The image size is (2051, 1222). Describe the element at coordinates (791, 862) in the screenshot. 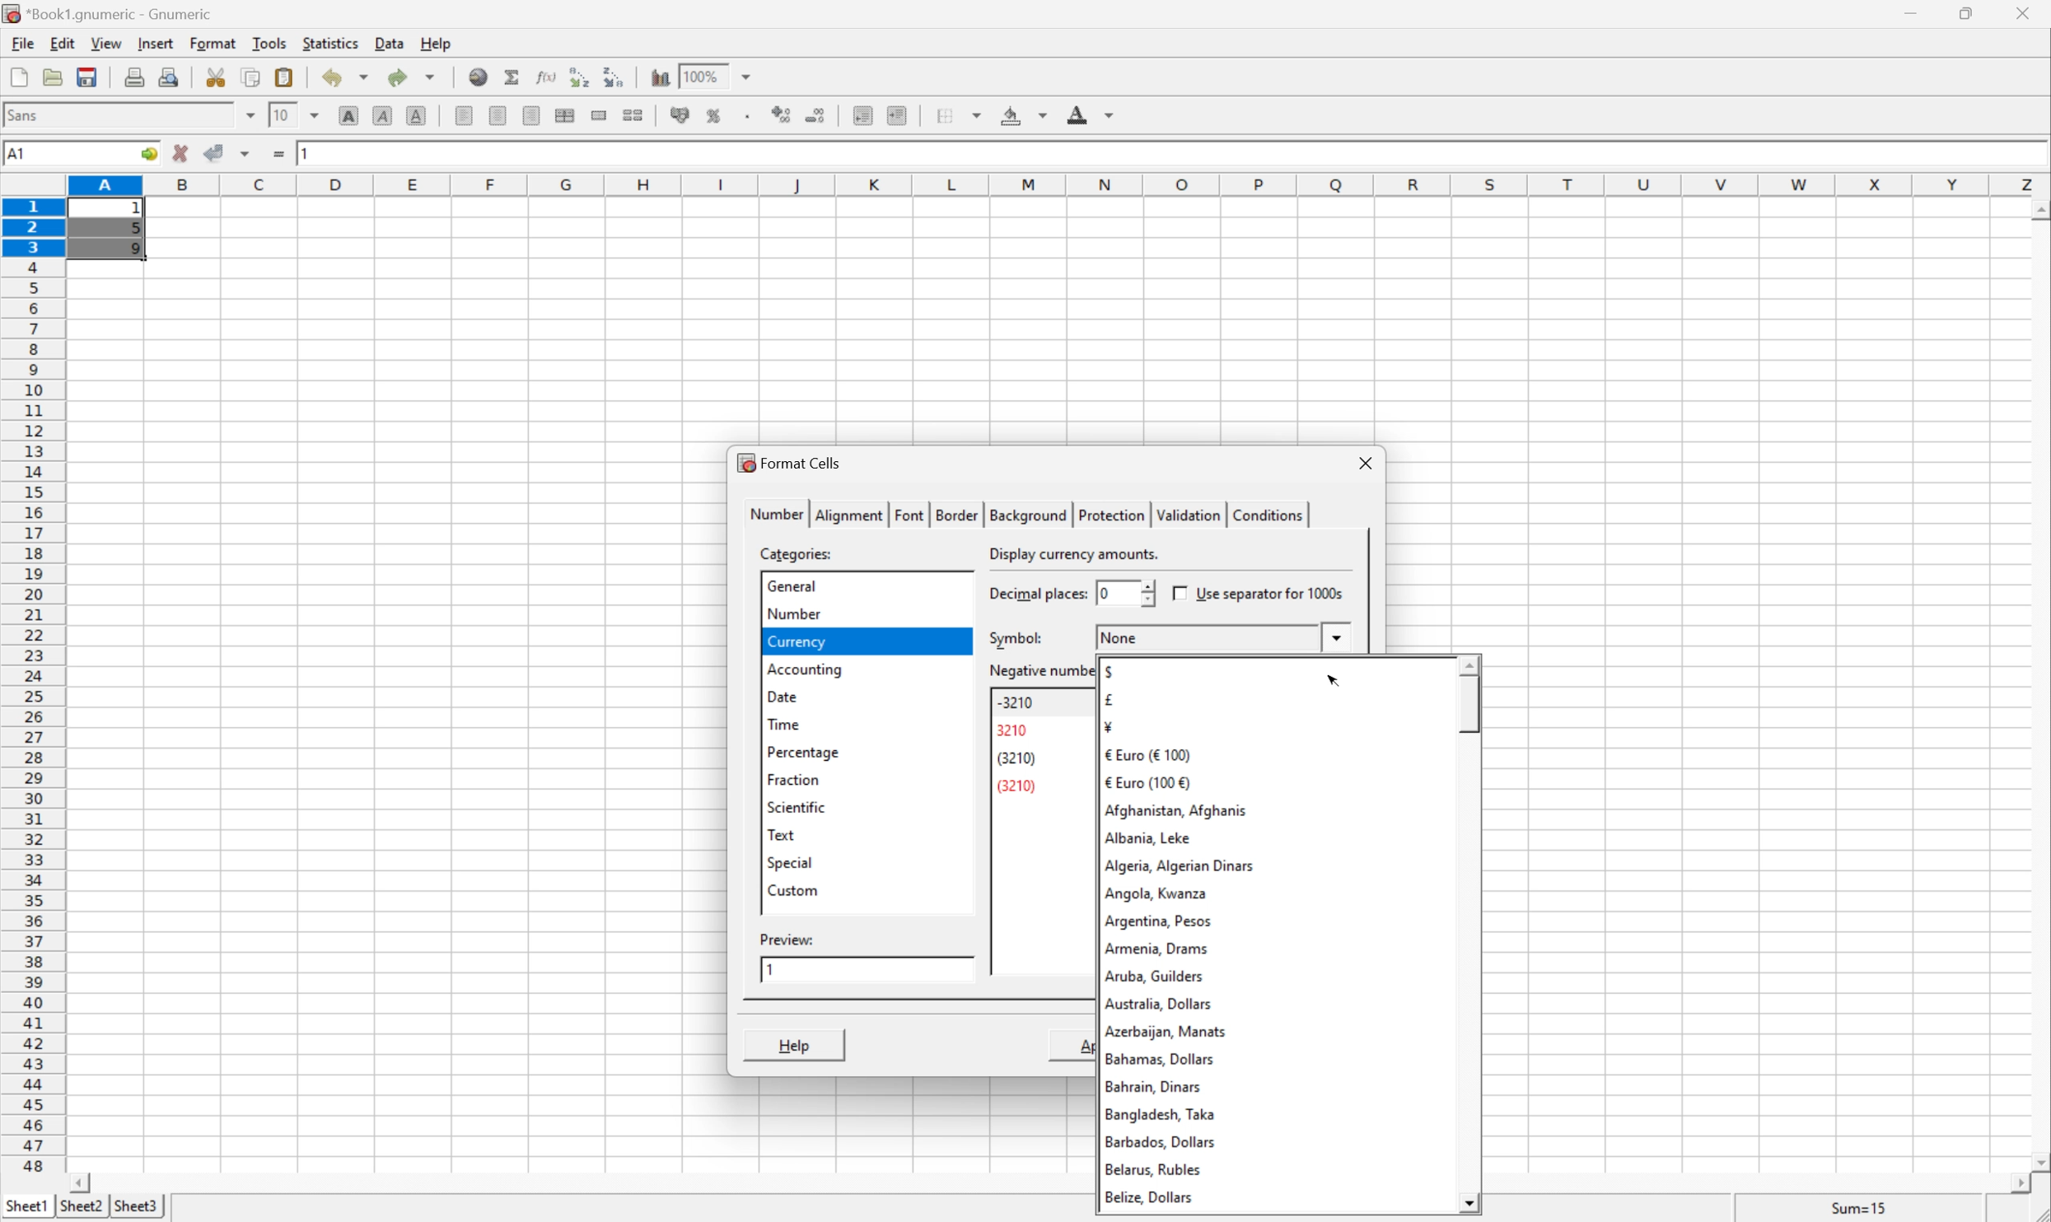

I see `special` at that location.